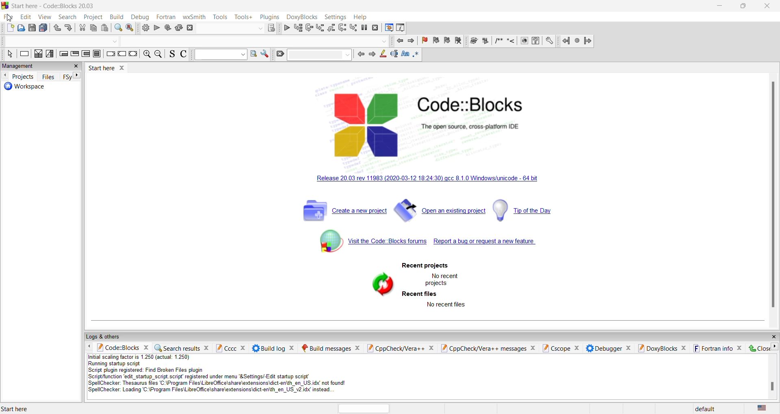 The width and height of the screenshot is (780, 414). What do you see at coordinates (111, 54) in the screenshot?
I see `break instructions` at bounding box center [111, 54].